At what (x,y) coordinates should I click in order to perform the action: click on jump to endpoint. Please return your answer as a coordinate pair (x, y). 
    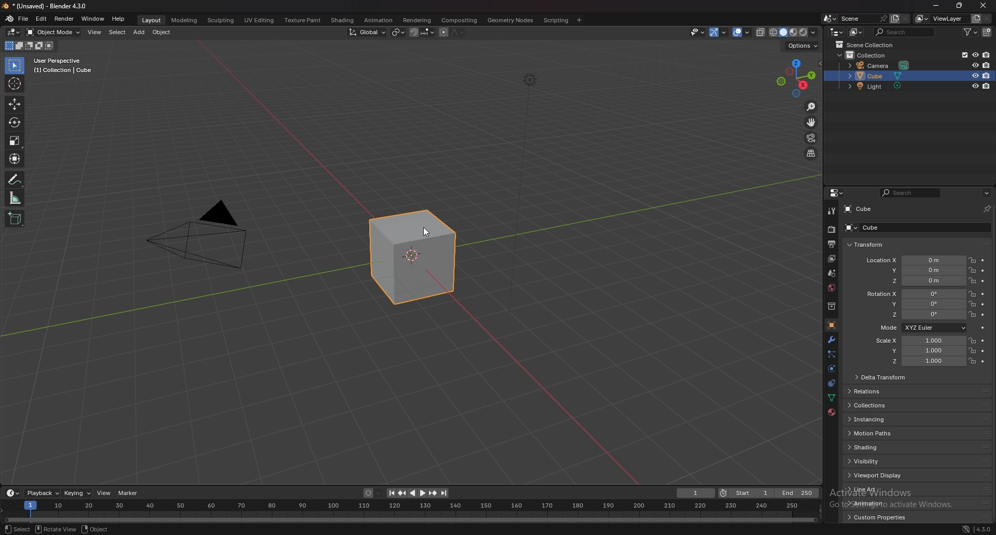
    Looking at the image, I should click on (445, 493).